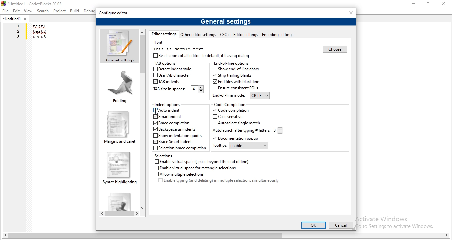 This screenshot has width=452, height=240. Describe the element at coordinates (39, 38) in the screenshot. I see `test 3` at that location.